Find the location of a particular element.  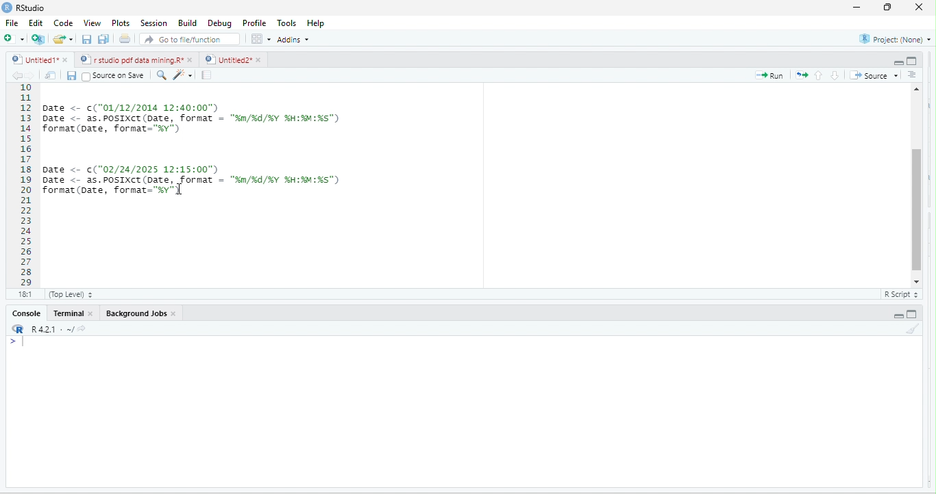

Debug is located at coordinates (219, 25).